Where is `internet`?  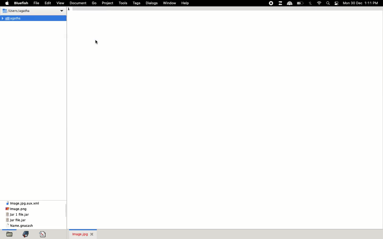
internet is located at coordinates (319, 3).